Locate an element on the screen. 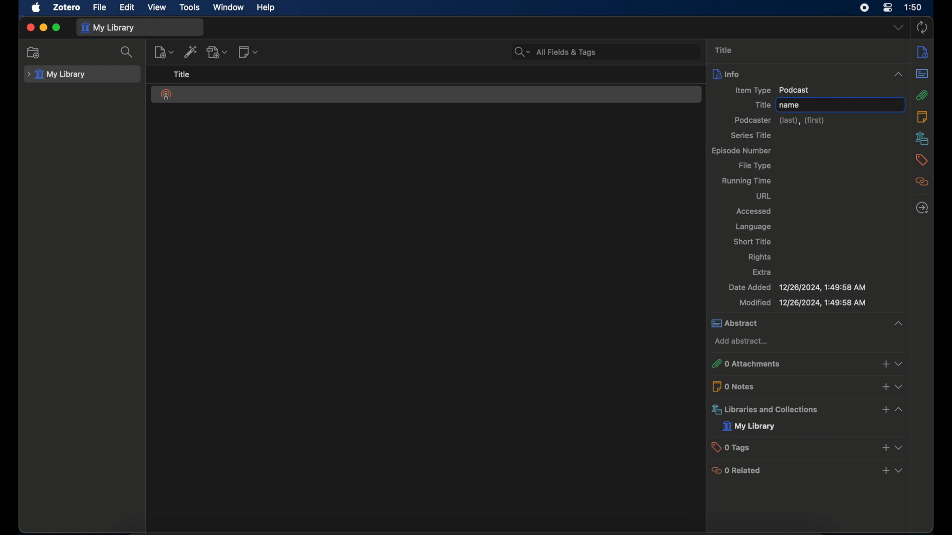 The height and width of the screenshot is (535, 952). abstract is located at coordinates (807, 324).